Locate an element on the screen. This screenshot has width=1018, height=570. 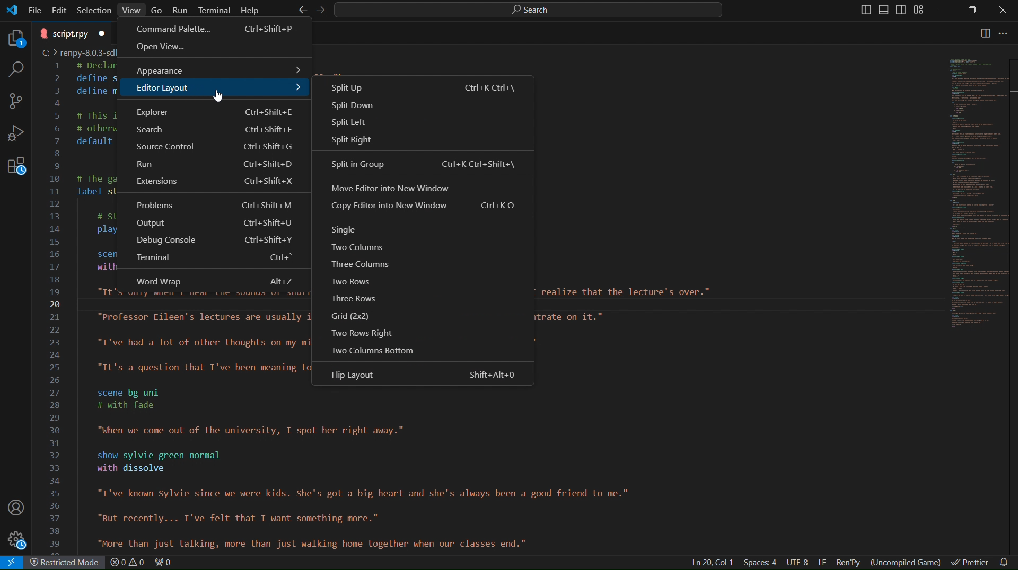
Errors is located at coordinates (143, 563).